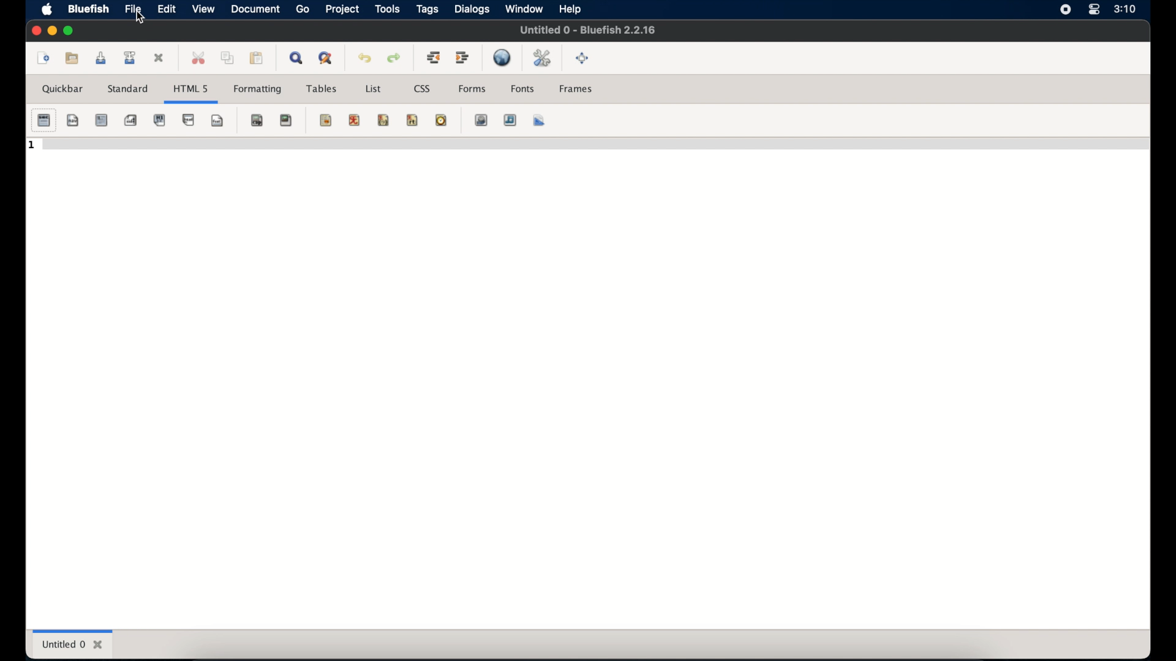  What do you see at coordinates (355, 120) in the screenshot?
I see `ruby` at bounding box center [355, 120].